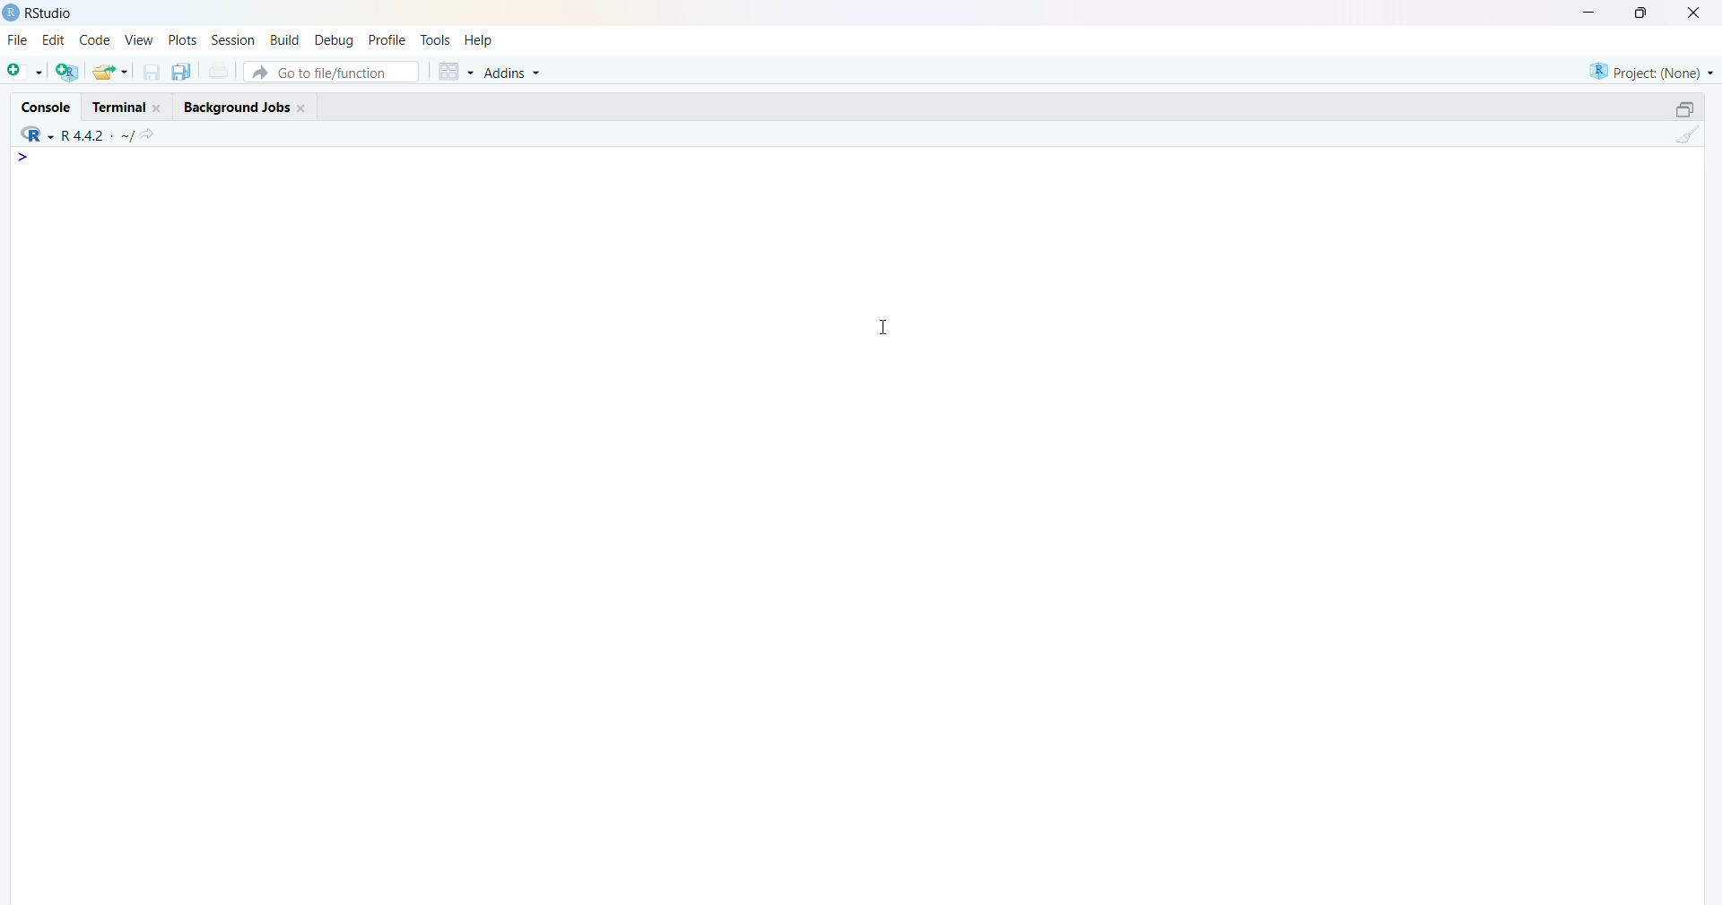  I want to click on print, so click(220, 71).